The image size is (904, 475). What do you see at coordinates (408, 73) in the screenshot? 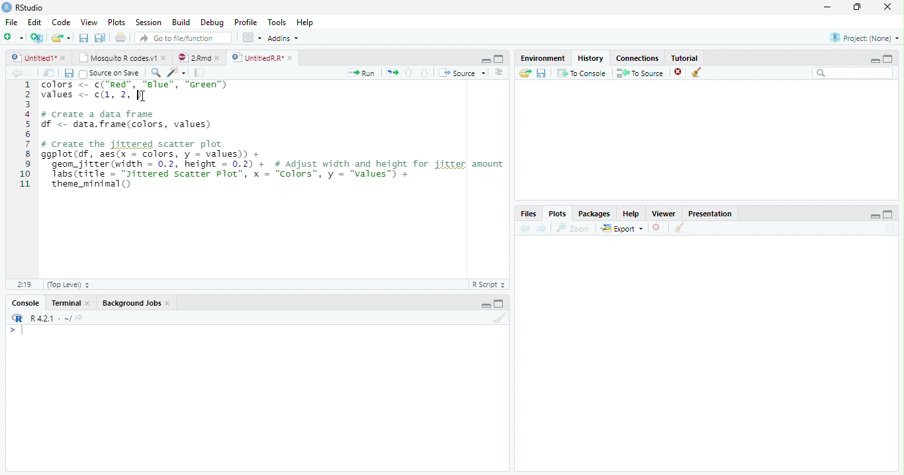
I see `Go to previous section/chunk` at bounding box center [408, 73].